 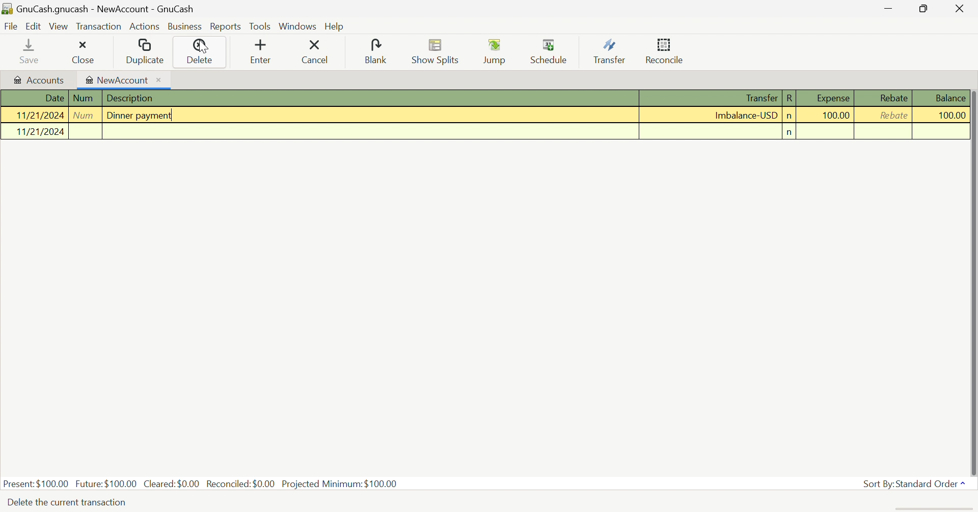 I want to click on Reports, so click(x=226, y=27).